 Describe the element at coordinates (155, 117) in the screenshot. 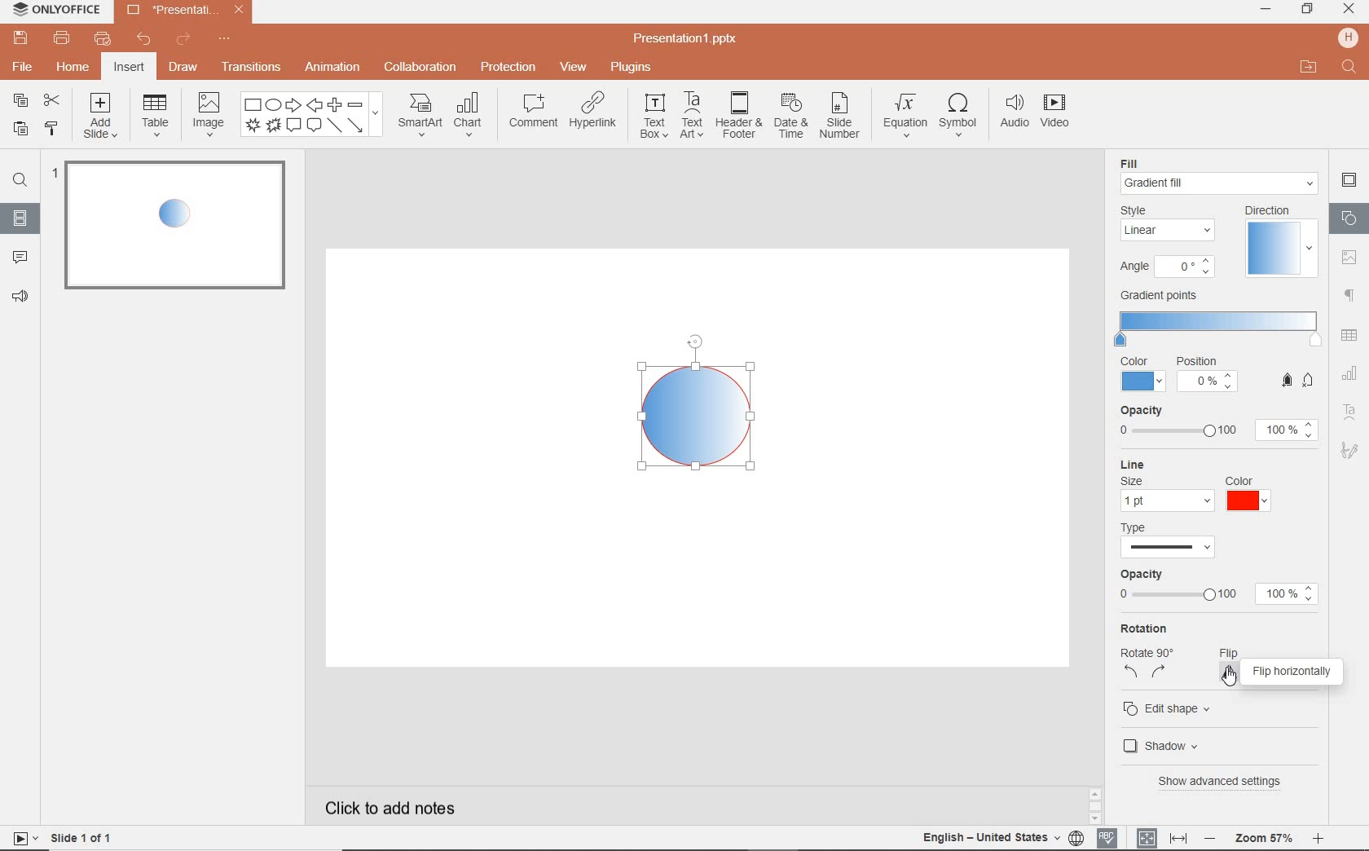

I see `table` at that location.